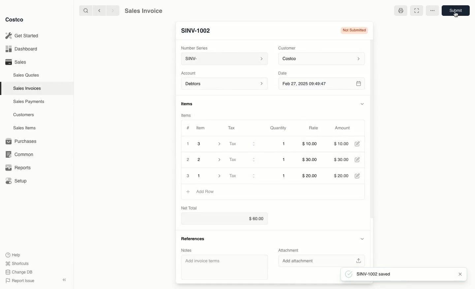  I want to click on ‘Account, so click(190, 73).